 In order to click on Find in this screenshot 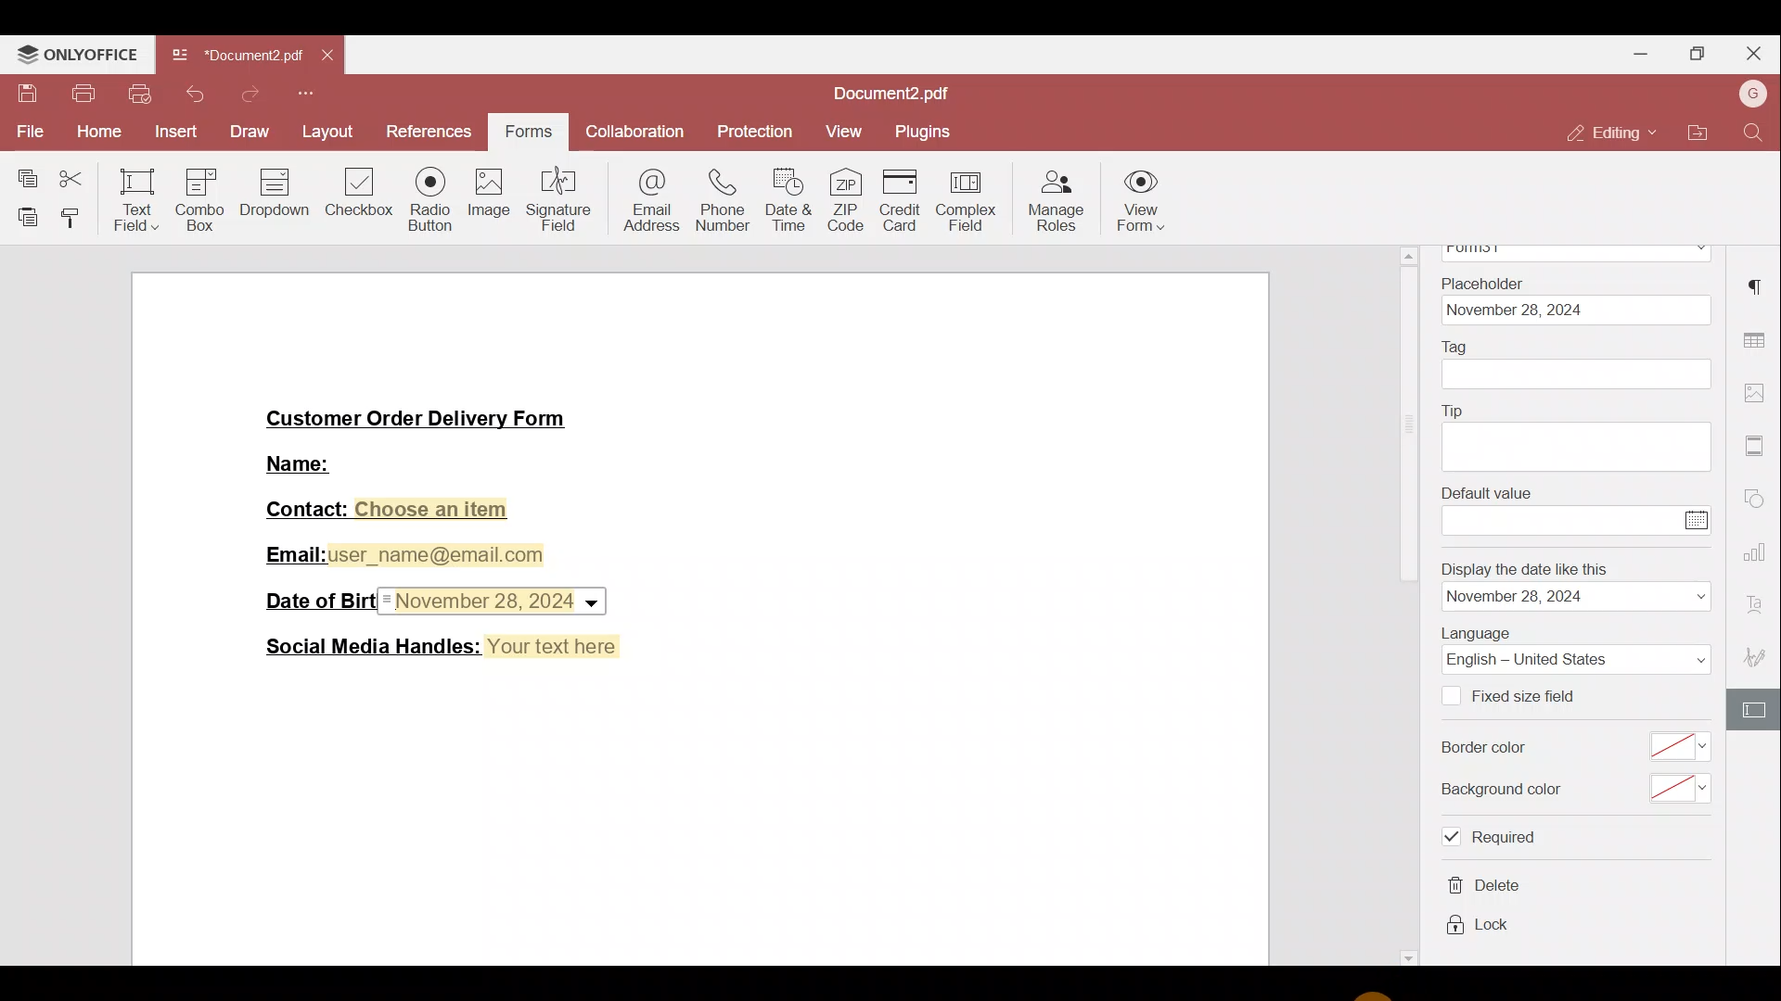, I will do `click(1754, 131)`.